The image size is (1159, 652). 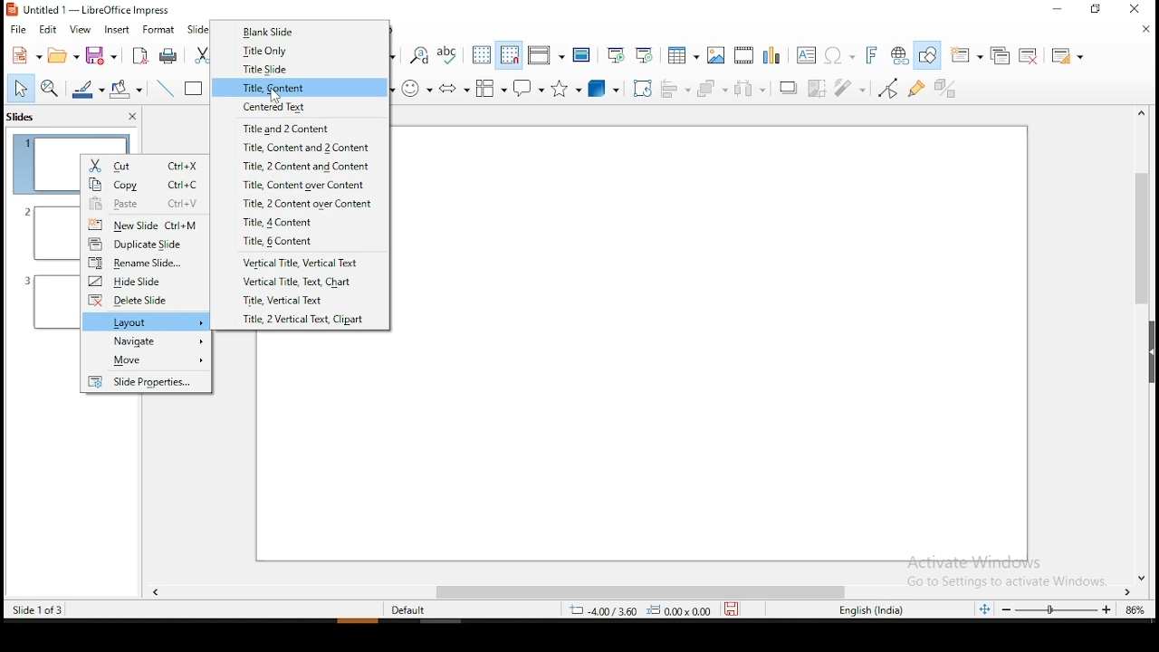 I want to click on stars and banners, so click(x=567, y=90).